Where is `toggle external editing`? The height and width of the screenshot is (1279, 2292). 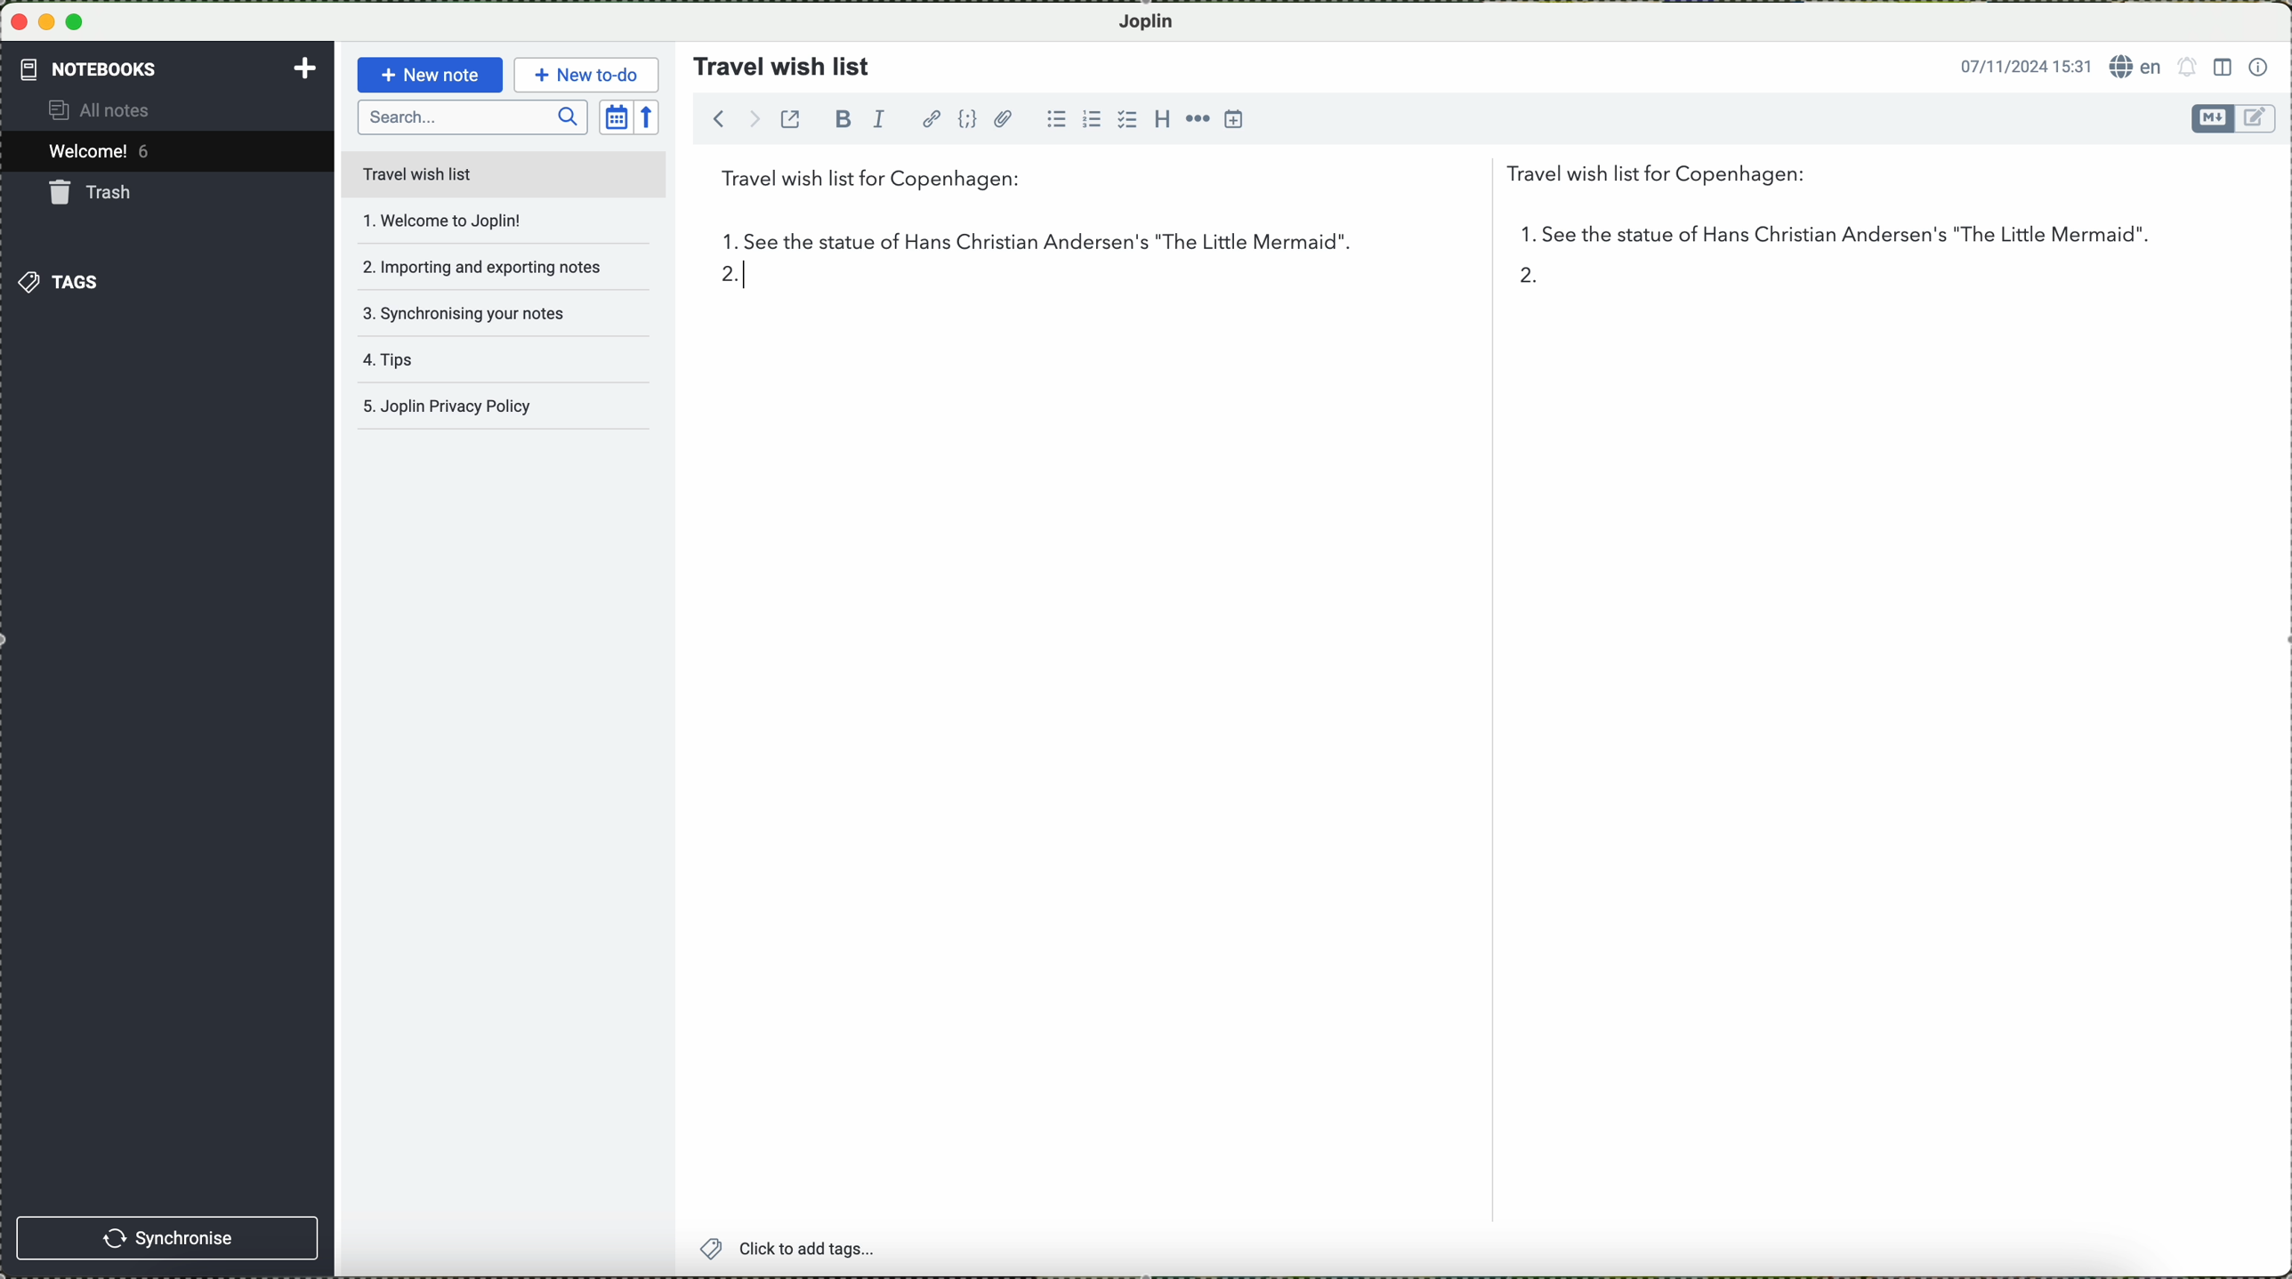 toggle external editing is located at coordinates (795, 125).